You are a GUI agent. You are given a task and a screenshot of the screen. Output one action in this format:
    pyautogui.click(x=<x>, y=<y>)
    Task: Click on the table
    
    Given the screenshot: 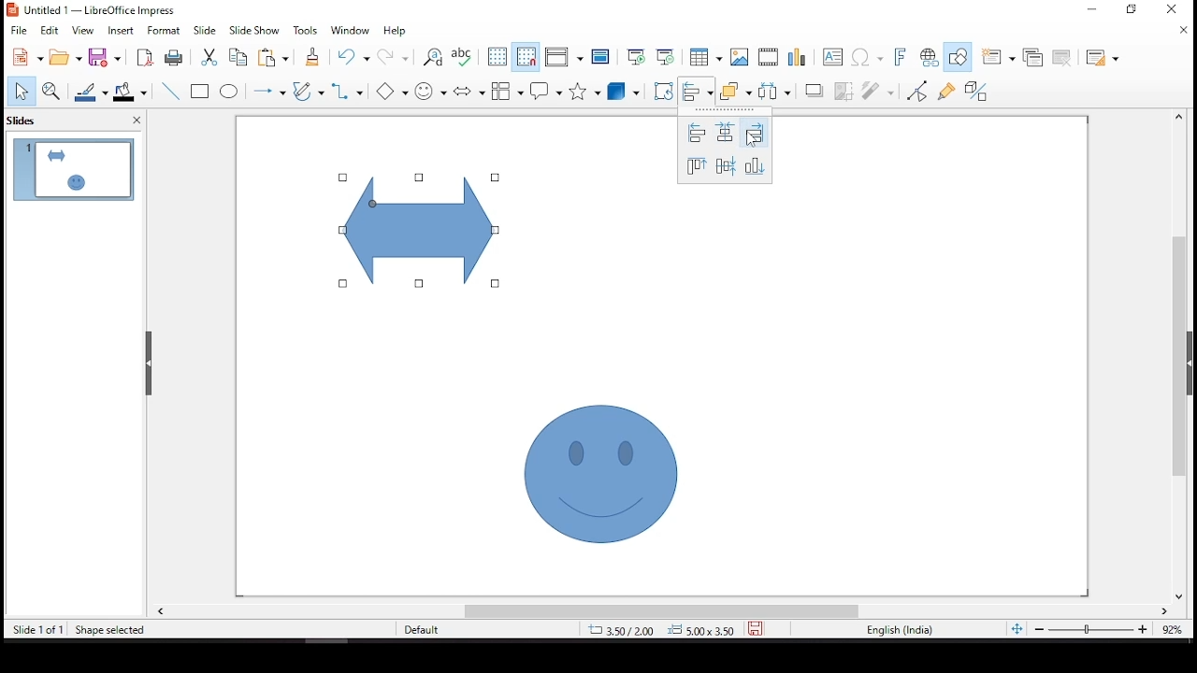 What is the action you would take?
    pyautogui.click(x=706, y=58)
    